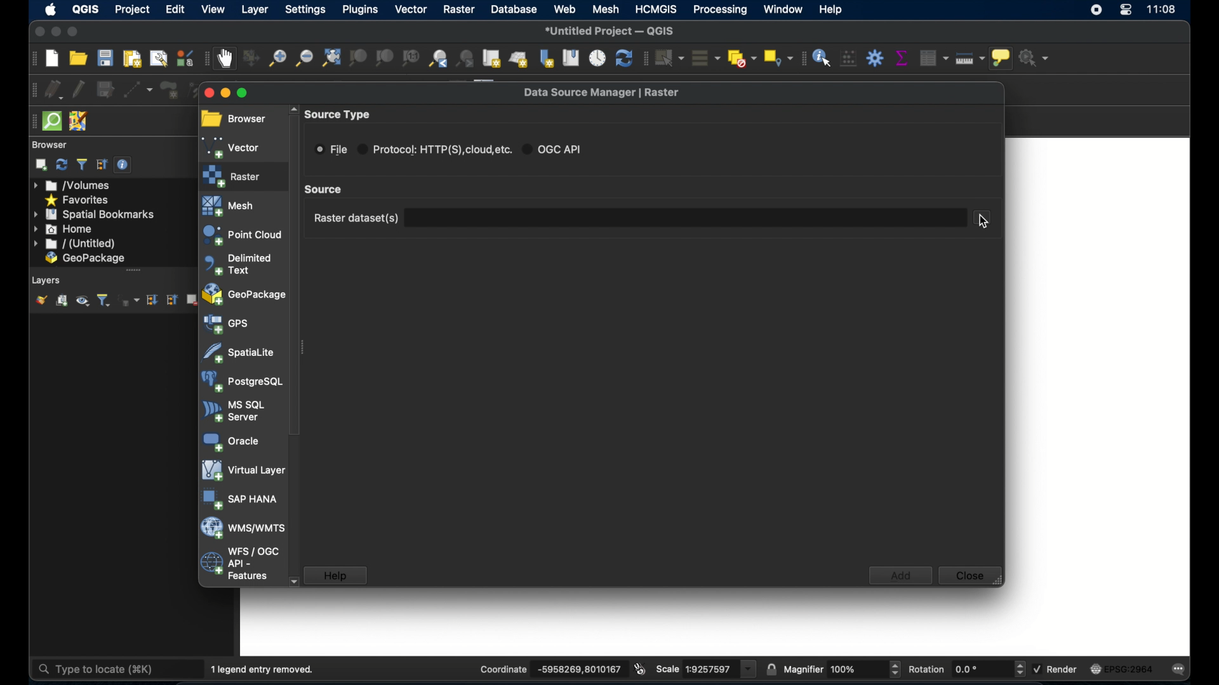 The width and height of the screenshot is (1219, 685). Describe the element at coordinates (644, 58) in the screenshot. I see `selection toolbar` at that location.